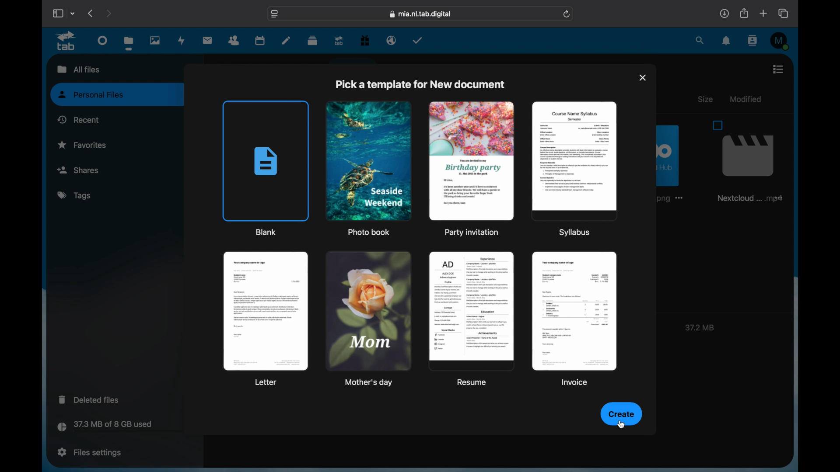  What do you see at coordinates (707, 99) in the screenshot?
I see `size` at bounding box center [707, 99].